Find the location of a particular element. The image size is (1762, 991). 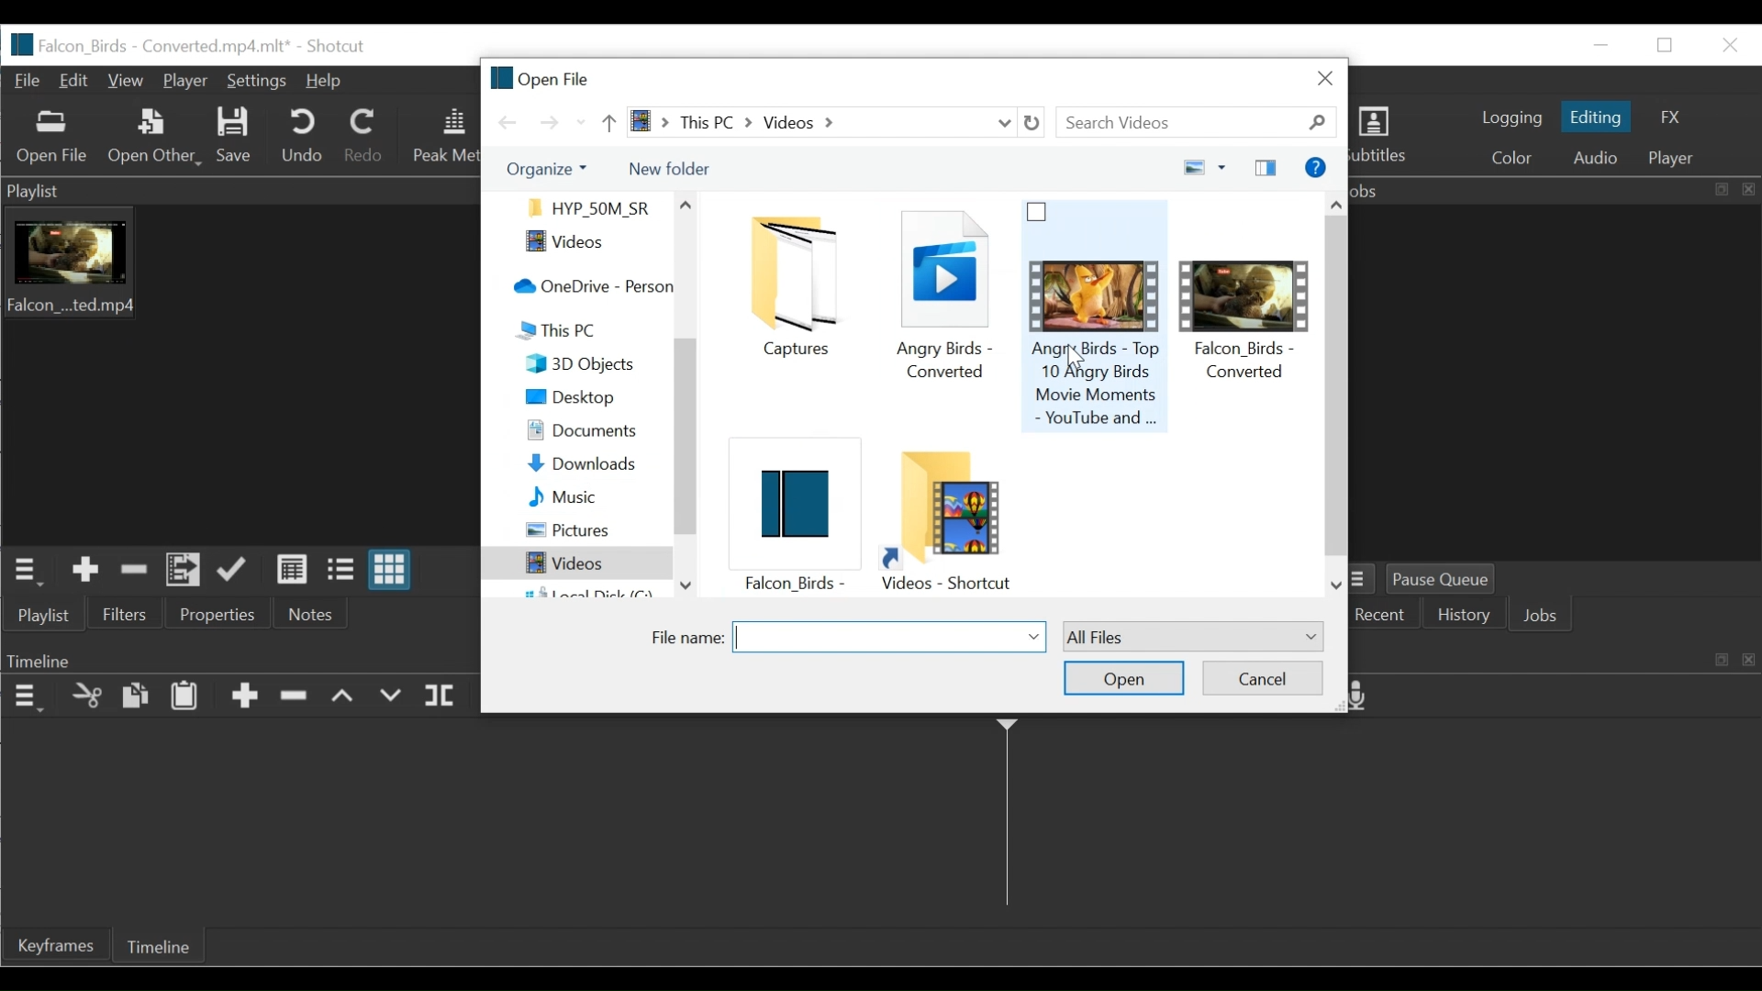

lift is located at coordinates (344, 697).